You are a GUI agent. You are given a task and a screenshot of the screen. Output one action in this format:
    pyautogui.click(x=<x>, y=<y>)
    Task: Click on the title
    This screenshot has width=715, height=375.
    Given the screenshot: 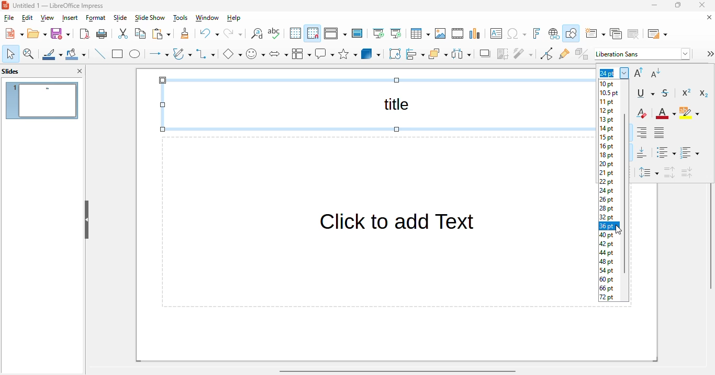 What is the action you would take?
    pyautogui.click(x=374, y=105)
    